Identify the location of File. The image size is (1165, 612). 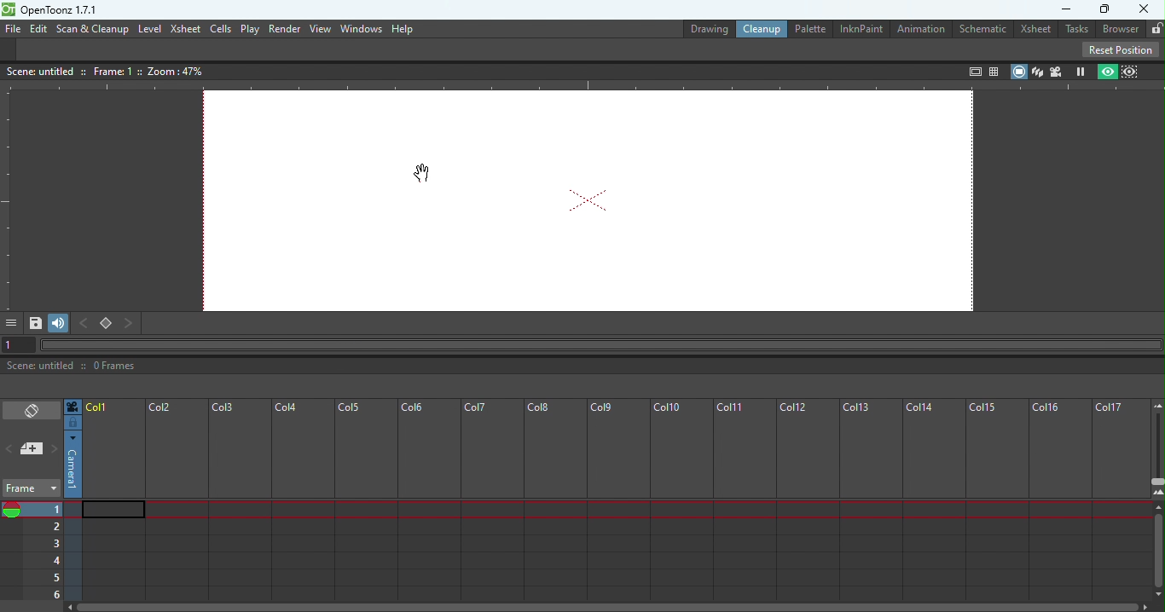
(11, 29).